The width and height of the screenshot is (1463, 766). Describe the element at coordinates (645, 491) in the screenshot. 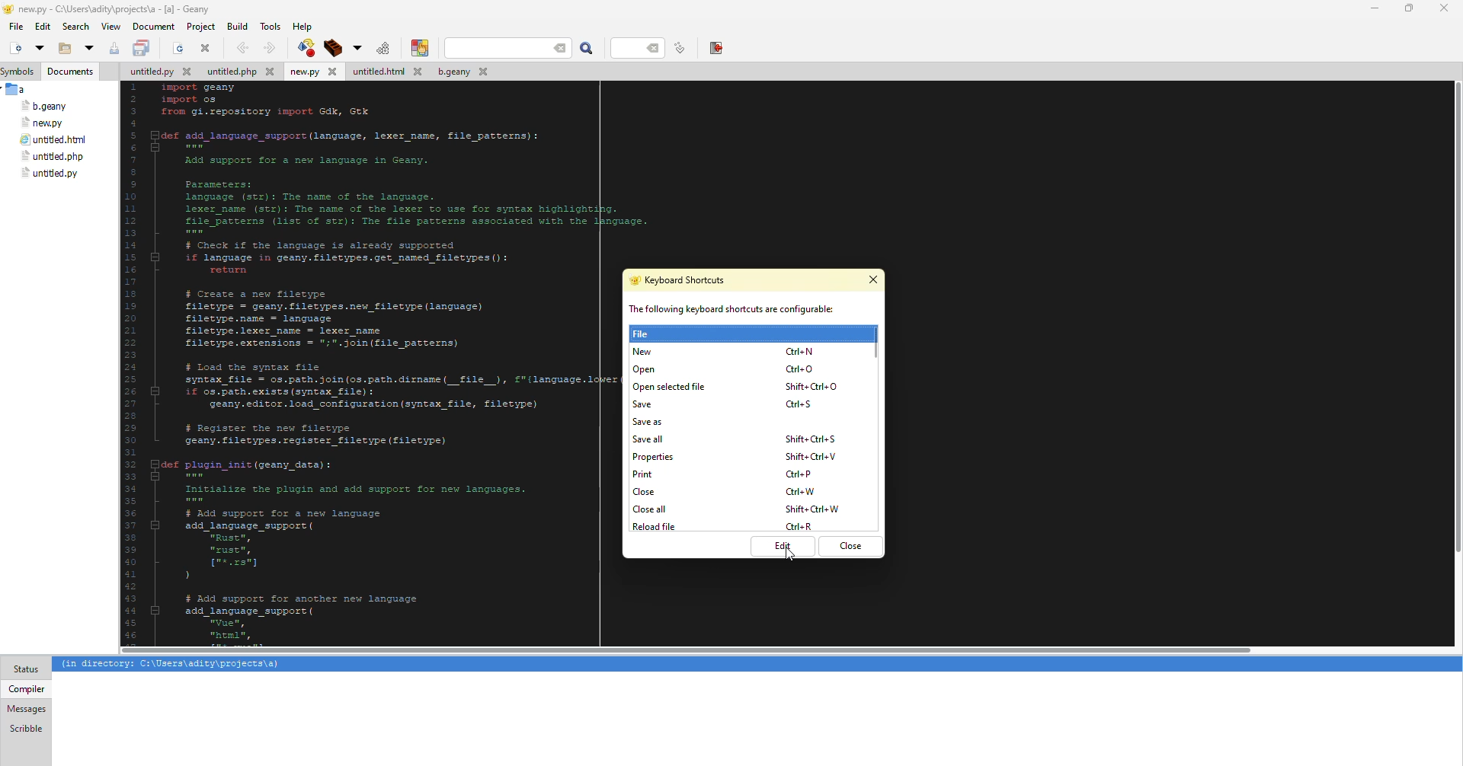

I see `close` at that location.